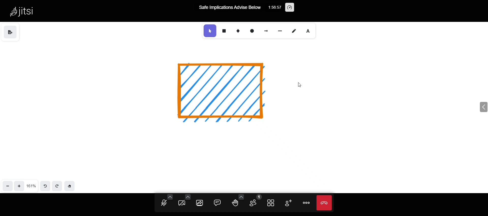 This screenshot has width=488, height=216. What do you see at coordinates (240, 196) in the screenshot?
I see `more reactions` at bounding box center [240, 196].